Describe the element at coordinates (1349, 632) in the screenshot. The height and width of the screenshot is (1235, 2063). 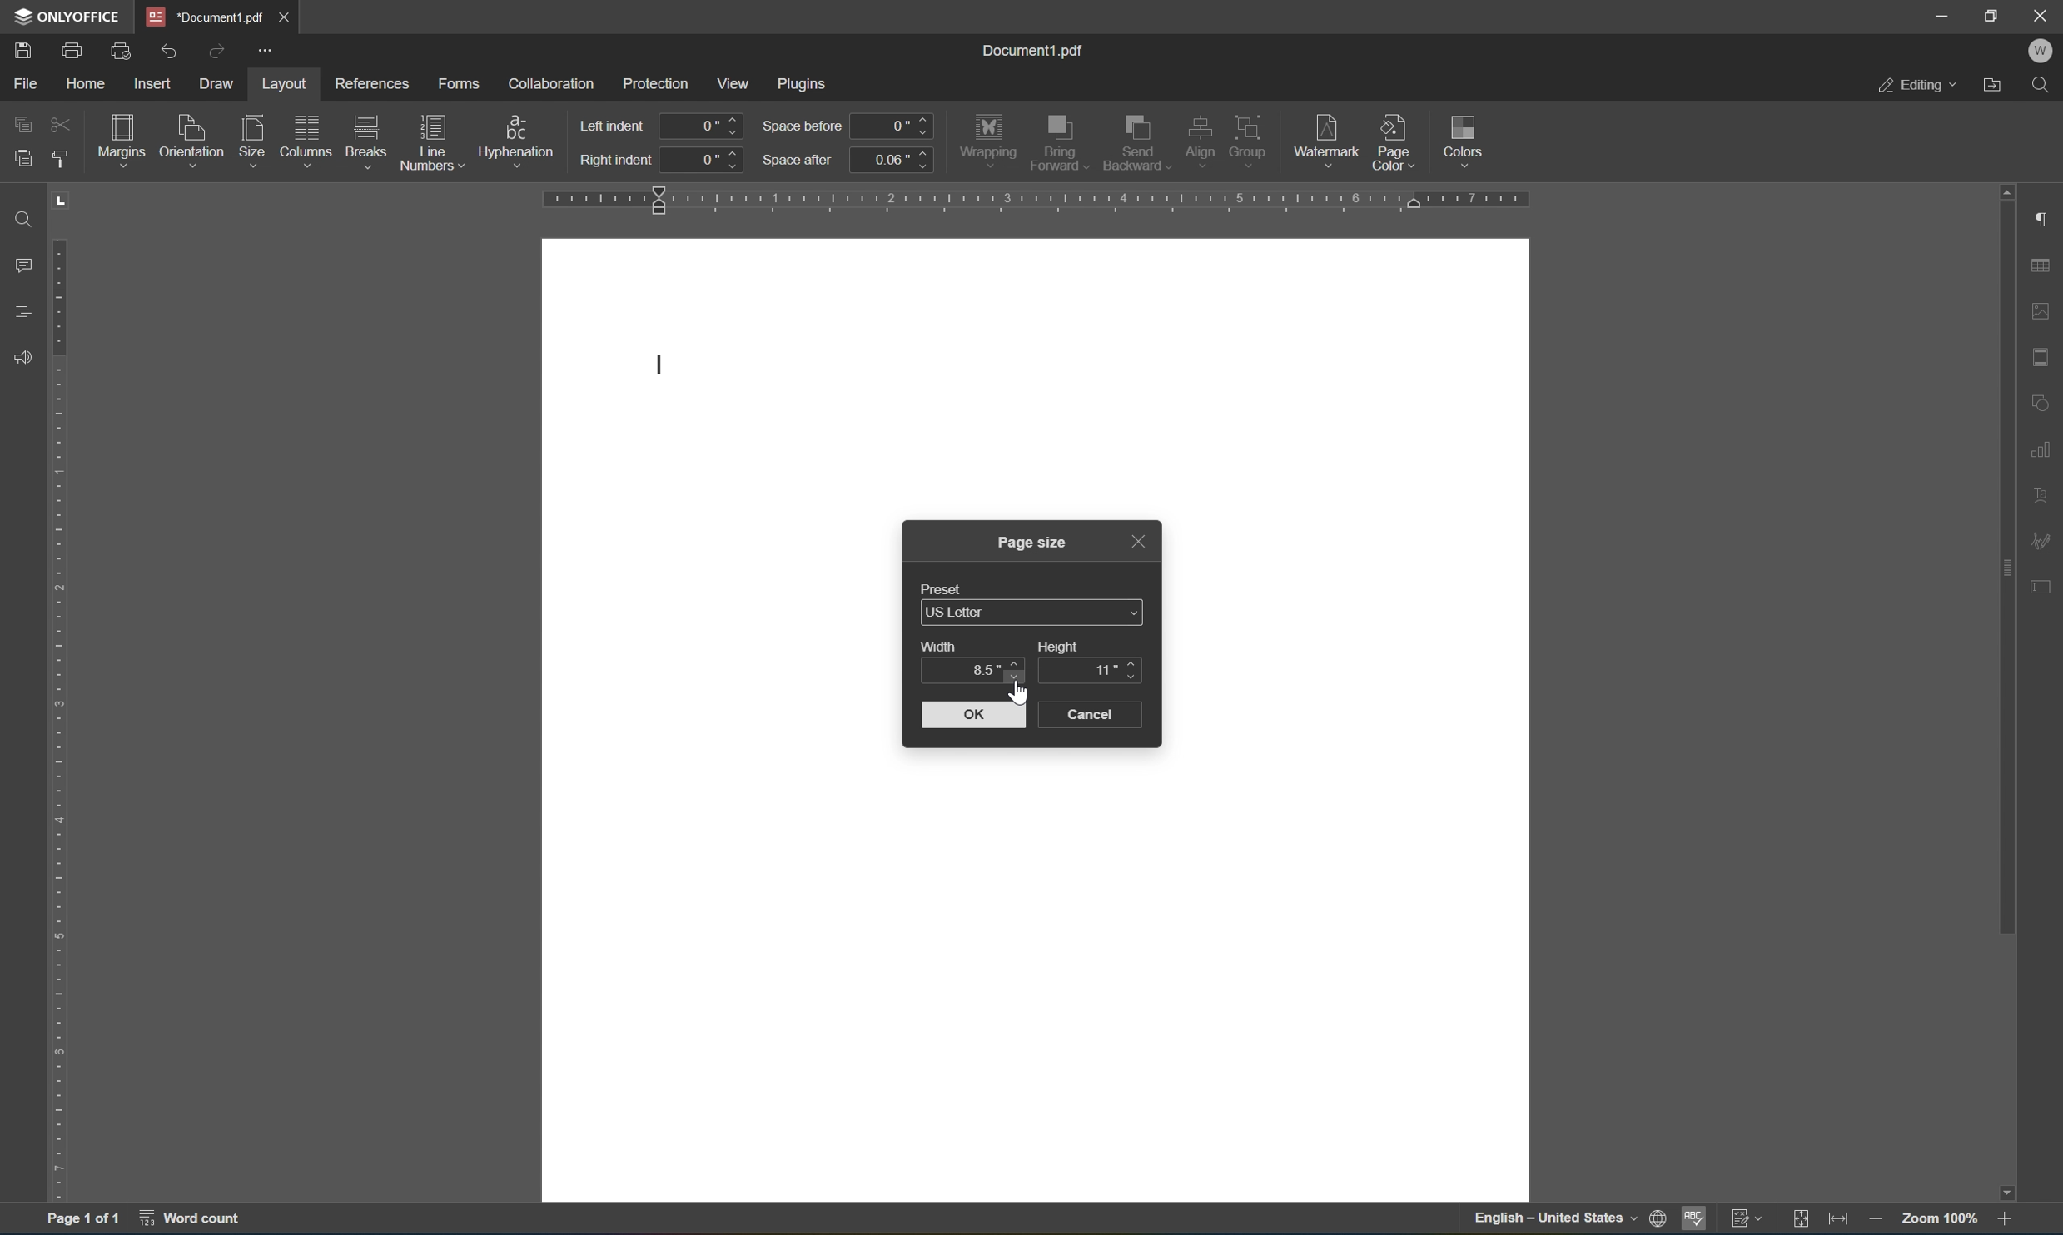
I see `workspace` at that location.